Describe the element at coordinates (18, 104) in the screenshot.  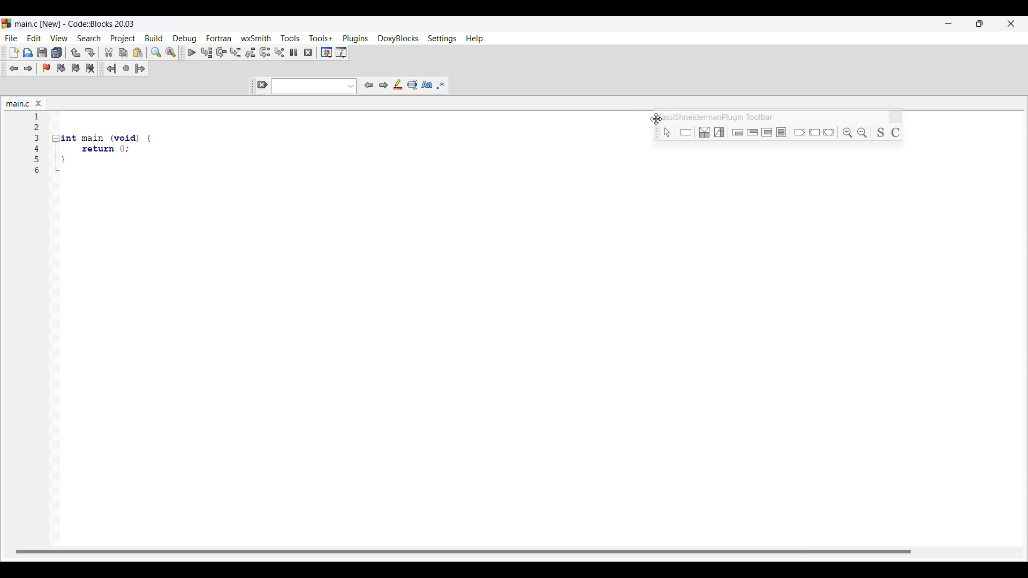
I see `Current tab` at that location.